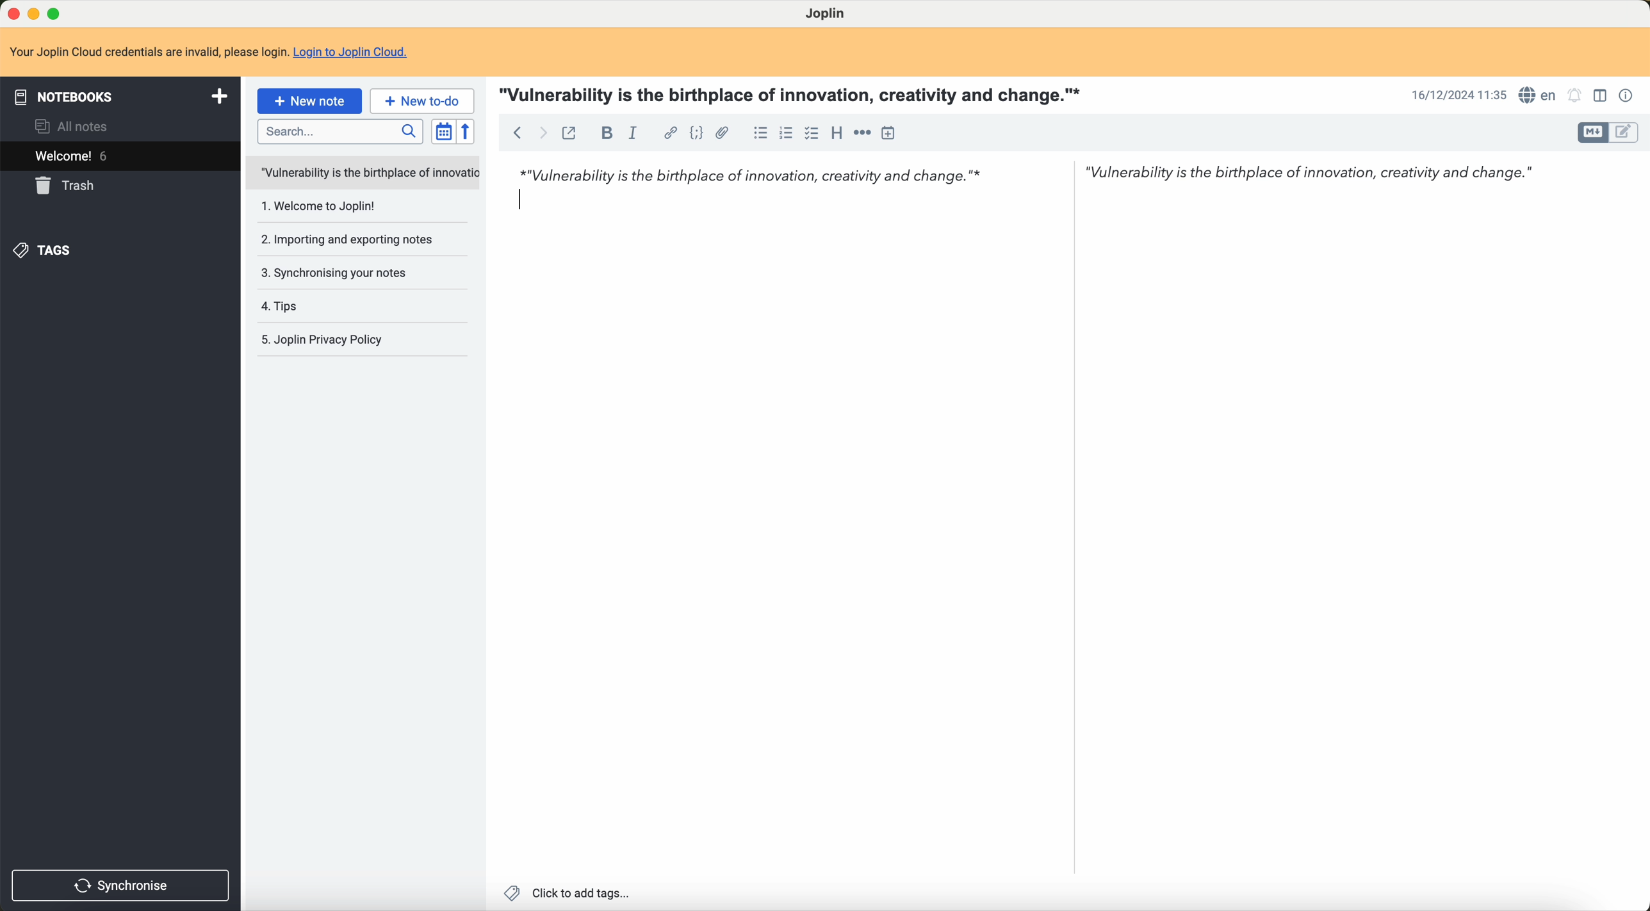  I want to click on toggle editor, so click(1624, 134).